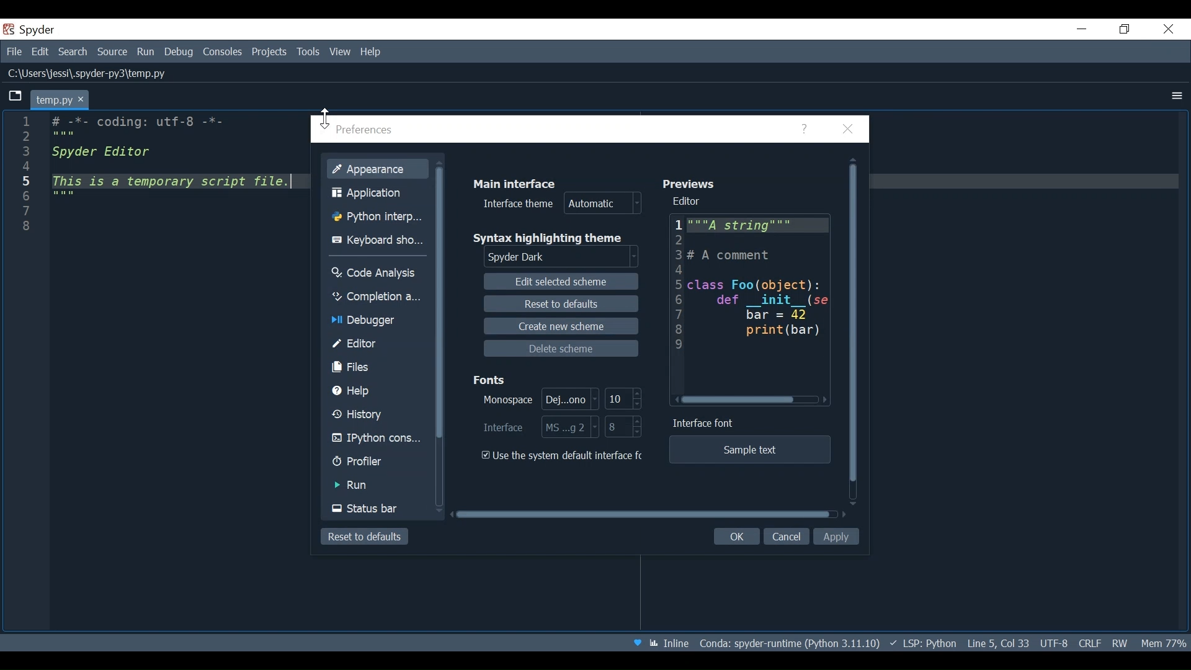  Describe the element at coordinates (180, 52) in the screenshot. I see `Debug` at that location.